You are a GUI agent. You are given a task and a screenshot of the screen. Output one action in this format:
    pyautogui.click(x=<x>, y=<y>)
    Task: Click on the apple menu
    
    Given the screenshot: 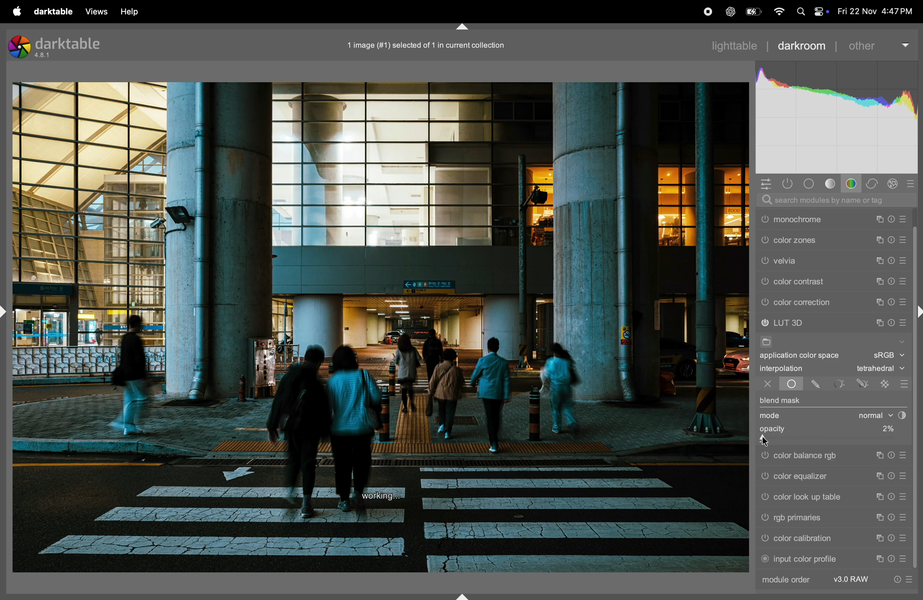 What is the action you would take?
    pyautogui.click(x=17, y=11)
    